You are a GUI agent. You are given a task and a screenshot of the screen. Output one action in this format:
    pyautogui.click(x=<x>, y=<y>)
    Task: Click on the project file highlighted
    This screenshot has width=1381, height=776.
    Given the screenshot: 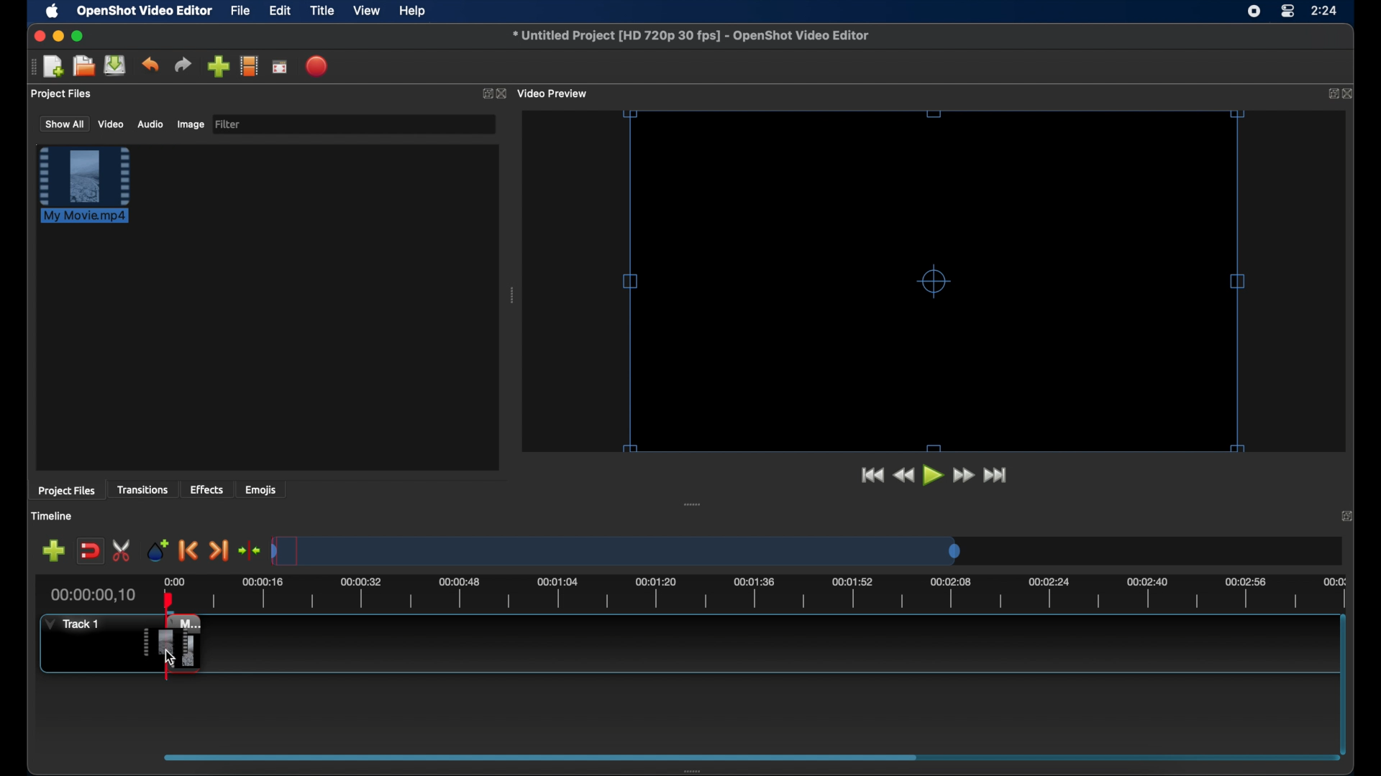 What is the action you would take?
    pyautogui.click(x=85, y=185)
    